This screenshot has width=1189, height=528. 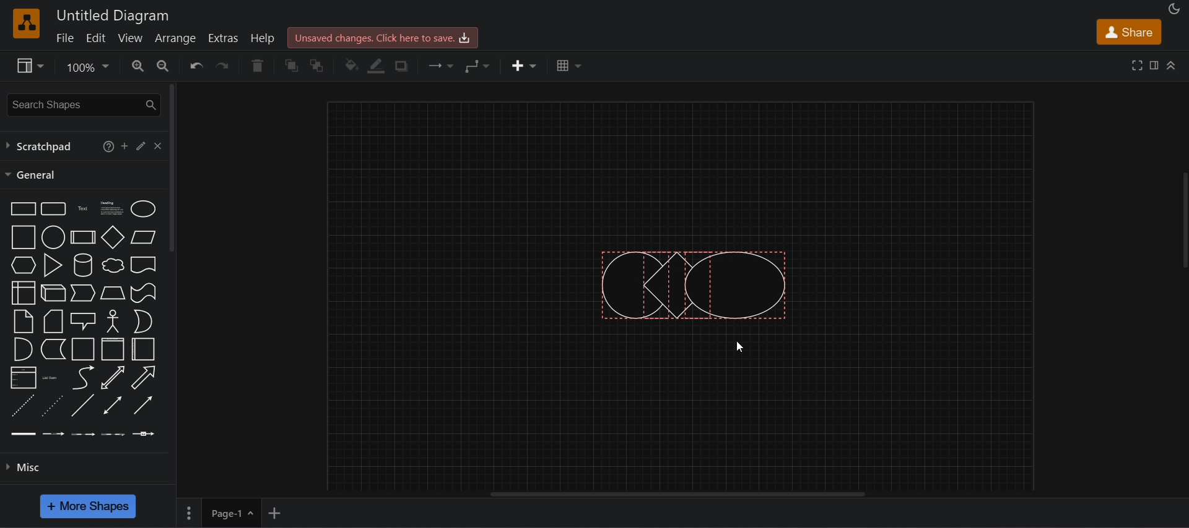 I want to click on trapezoid, so click(x=113, y=292).